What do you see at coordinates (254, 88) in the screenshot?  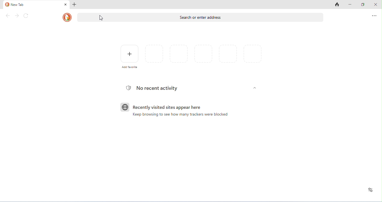 I see `` at bounding box center [254, 88].